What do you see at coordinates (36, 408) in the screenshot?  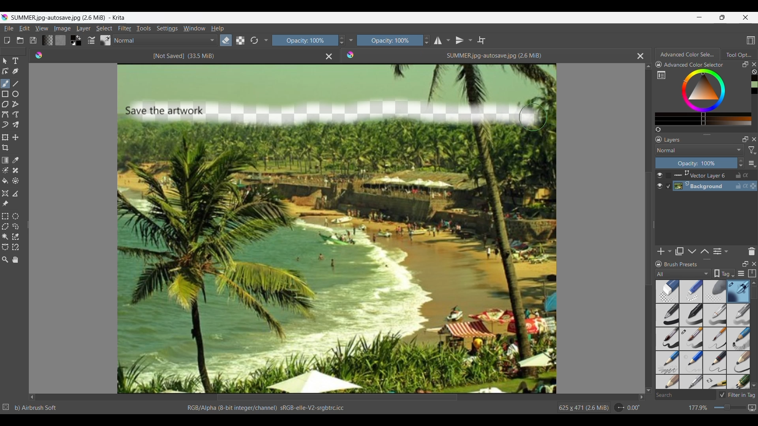 I see `b) Airbrush Soft` at bounding box center [36, 408].